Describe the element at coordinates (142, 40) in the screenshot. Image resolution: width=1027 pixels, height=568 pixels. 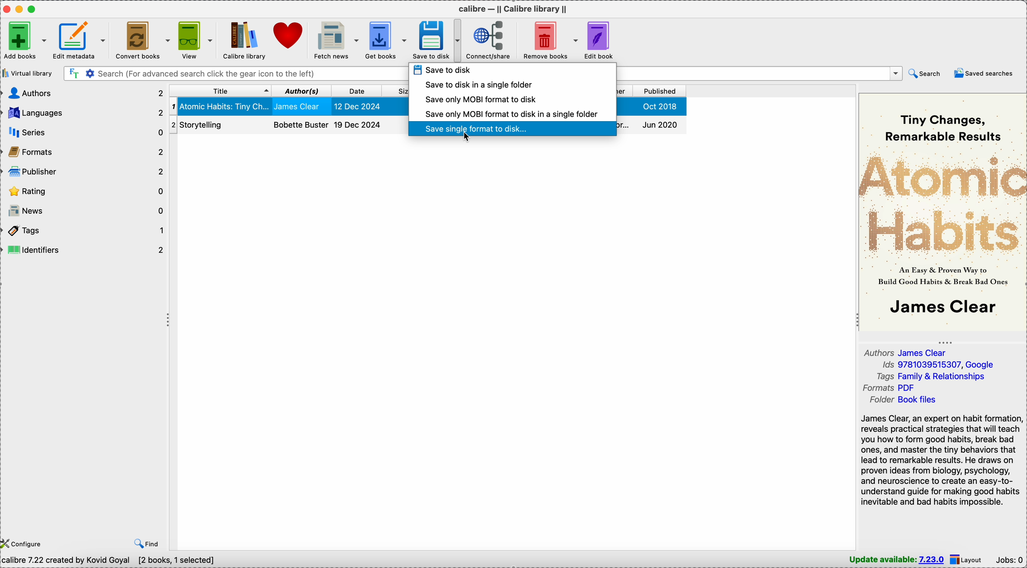
I see `convert books` at that location.